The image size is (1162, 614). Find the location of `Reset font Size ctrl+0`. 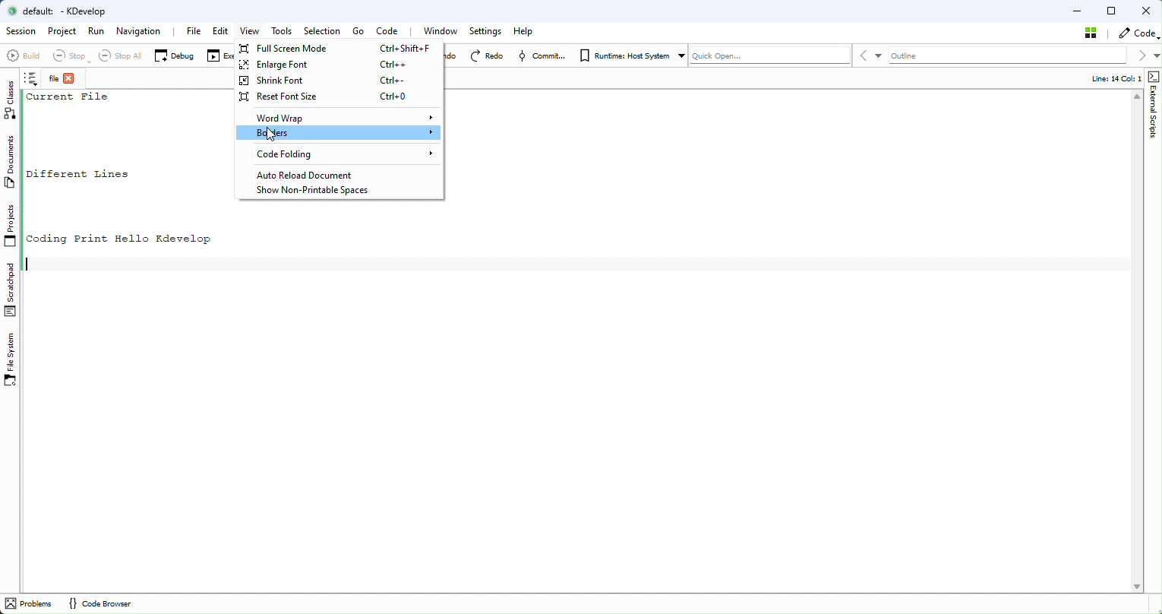

Reset font Size ctrl+0 is located at coordinates (335, 97).